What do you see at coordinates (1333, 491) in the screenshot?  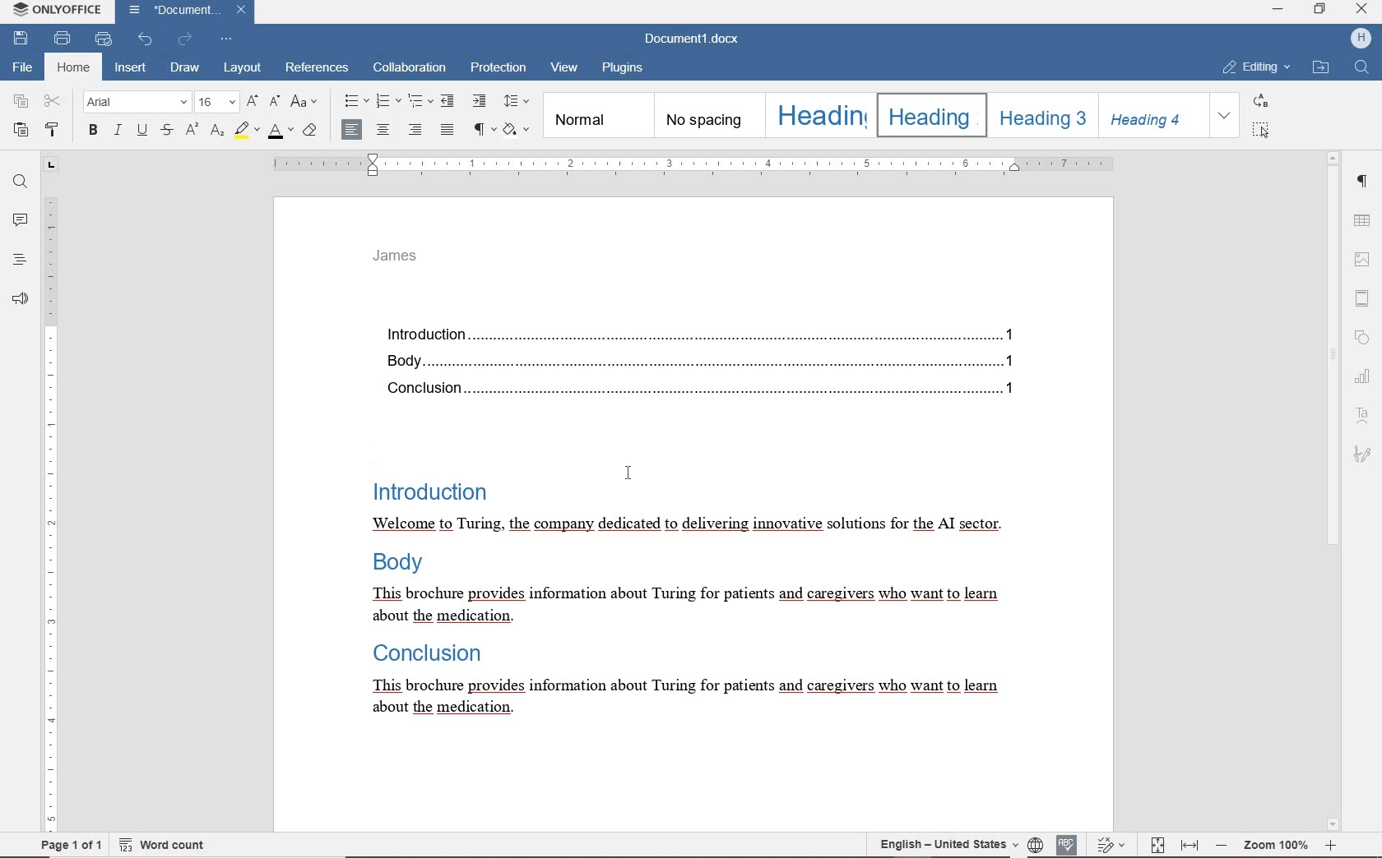 I see `scrollbar` at bounding box center [1333, 491].